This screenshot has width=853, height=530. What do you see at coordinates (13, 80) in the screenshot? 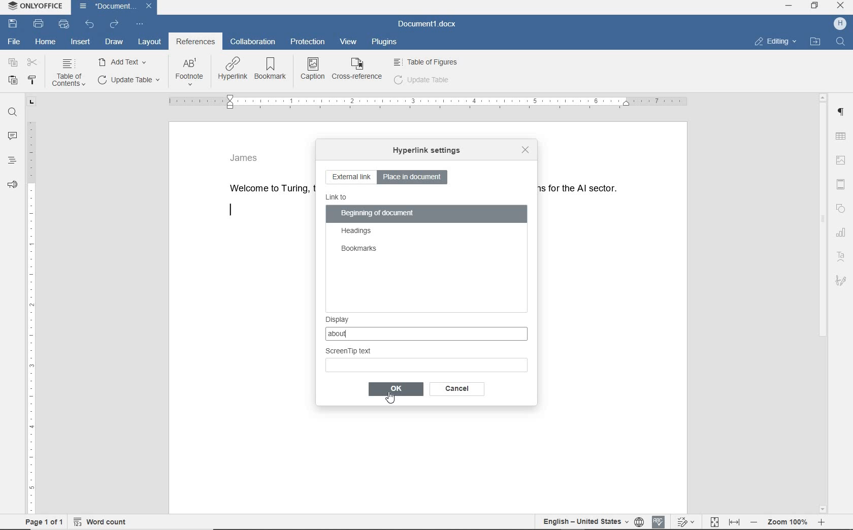
I see `paste` at bounding box center [13, 80].